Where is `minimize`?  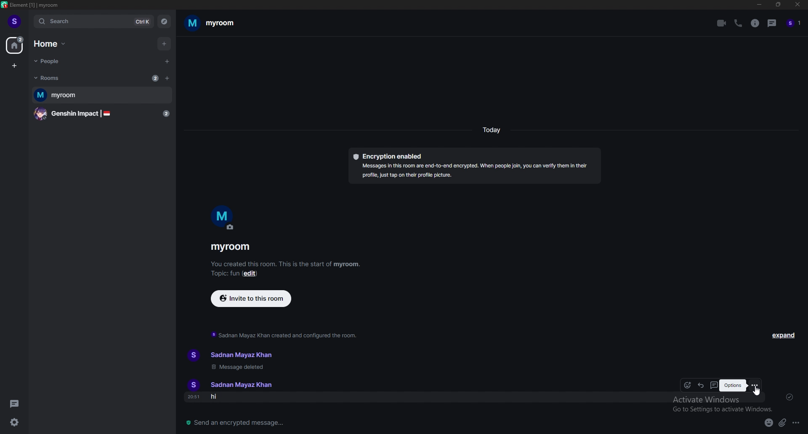
minimize is located at coordinates (759, 5).